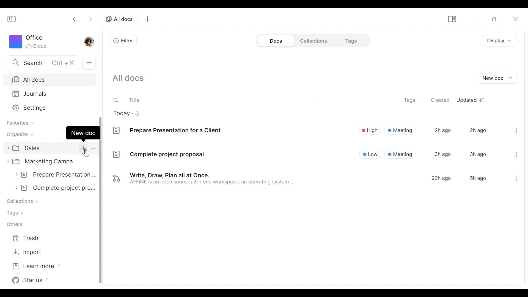 This screenshot has height=297, width=528. Describe the element at coordinates (100, 239) in the screenshot. I see `vertical scroll bar` at that location.